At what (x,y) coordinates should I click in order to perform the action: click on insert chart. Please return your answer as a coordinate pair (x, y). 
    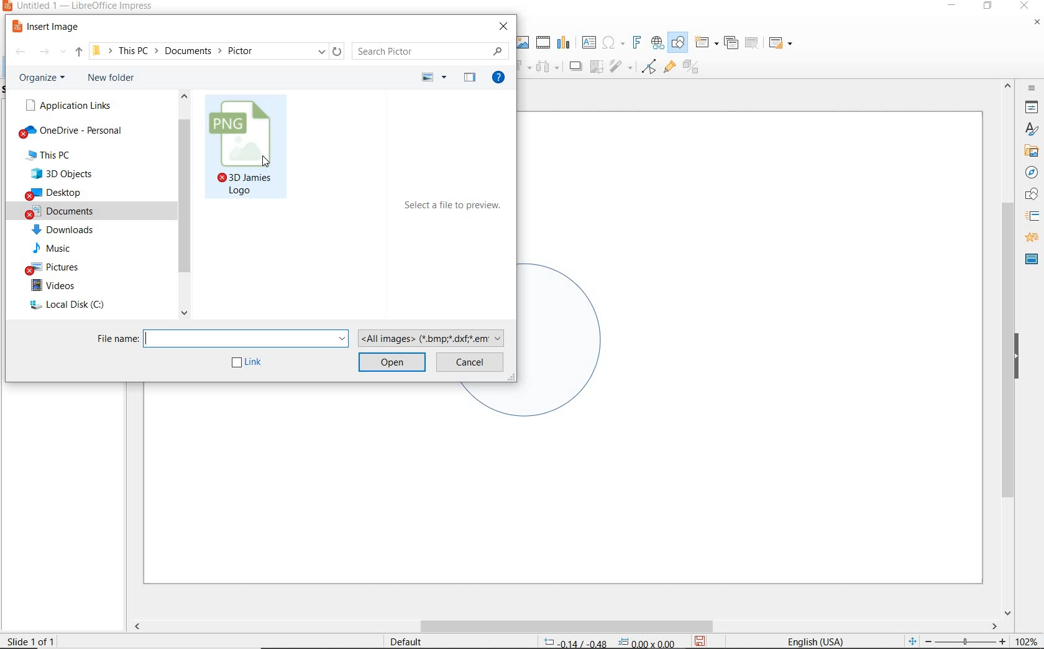
    Looking at the image, I should click on (564, 43).